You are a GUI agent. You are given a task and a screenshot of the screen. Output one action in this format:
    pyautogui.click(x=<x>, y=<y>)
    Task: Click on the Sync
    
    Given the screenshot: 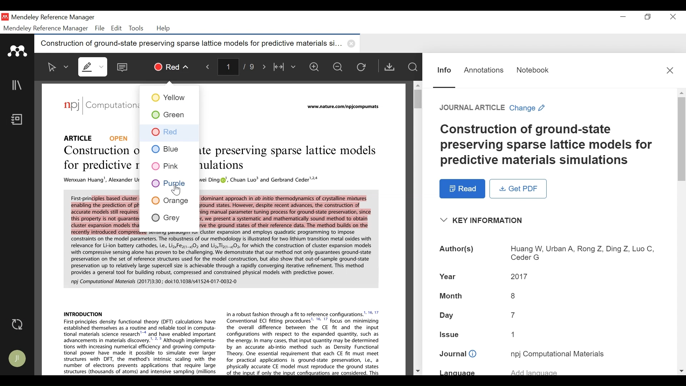 What is the action you would take?
    pyautogui.click(x=18, y=325)
    